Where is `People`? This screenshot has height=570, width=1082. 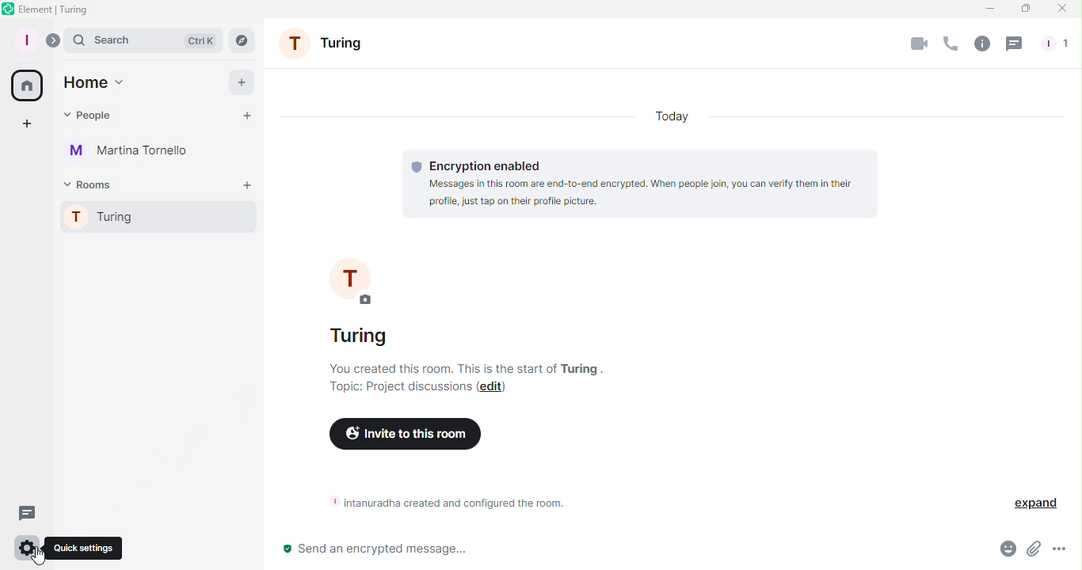 People is located at coordinates (1052, 45).